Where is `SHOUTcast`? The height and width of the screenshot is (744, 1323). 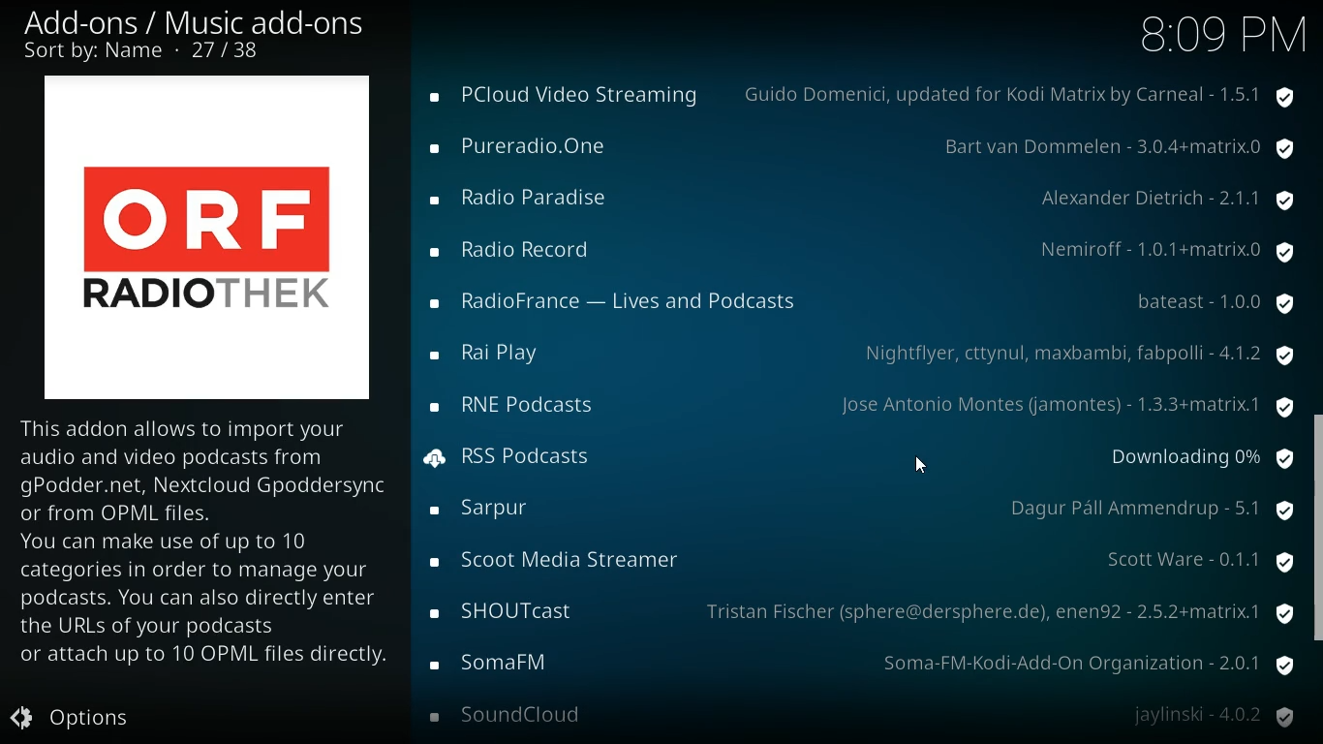
SHOUTcast is located at coordinates (503, 611).